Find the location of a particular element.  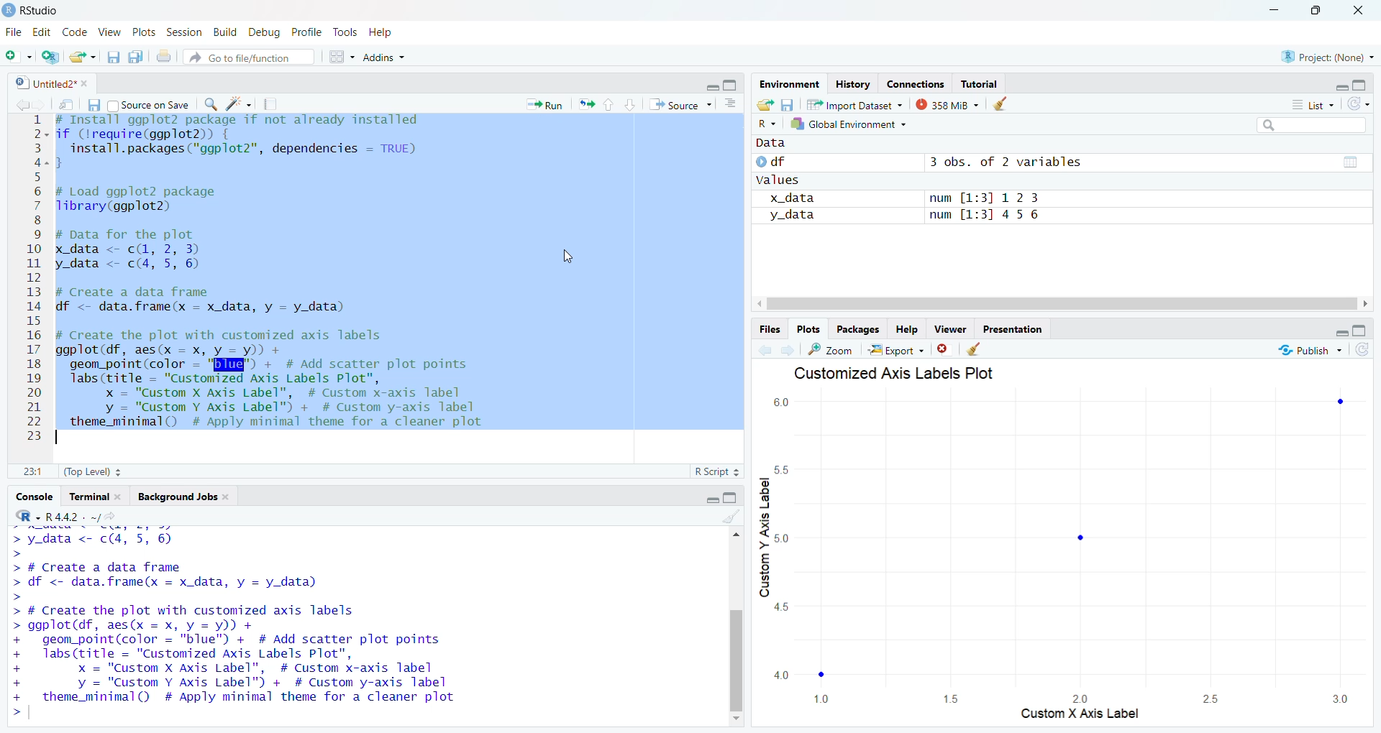

R Script = is located at coordinates (718, 471).